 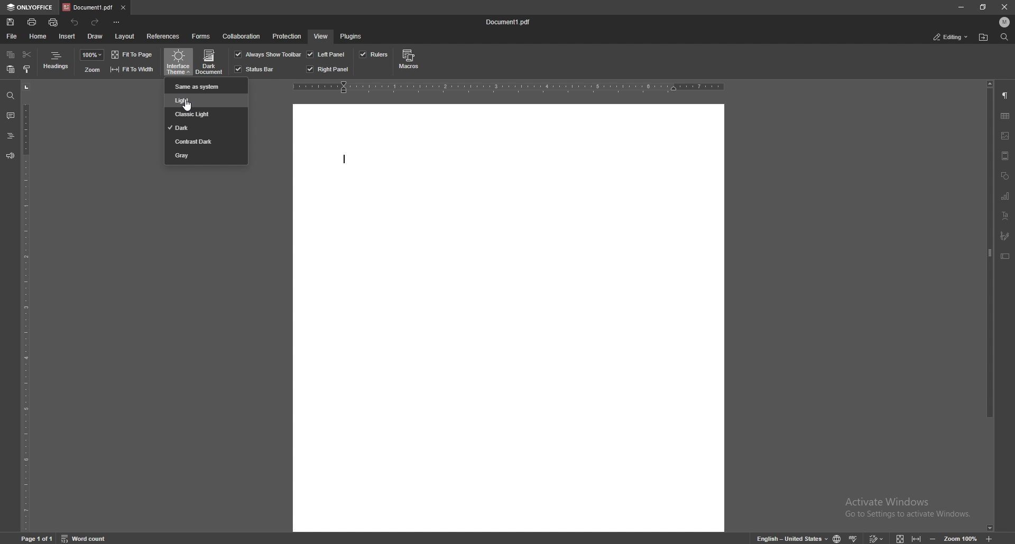 I want to click on headings, so click(x=56, y=62).